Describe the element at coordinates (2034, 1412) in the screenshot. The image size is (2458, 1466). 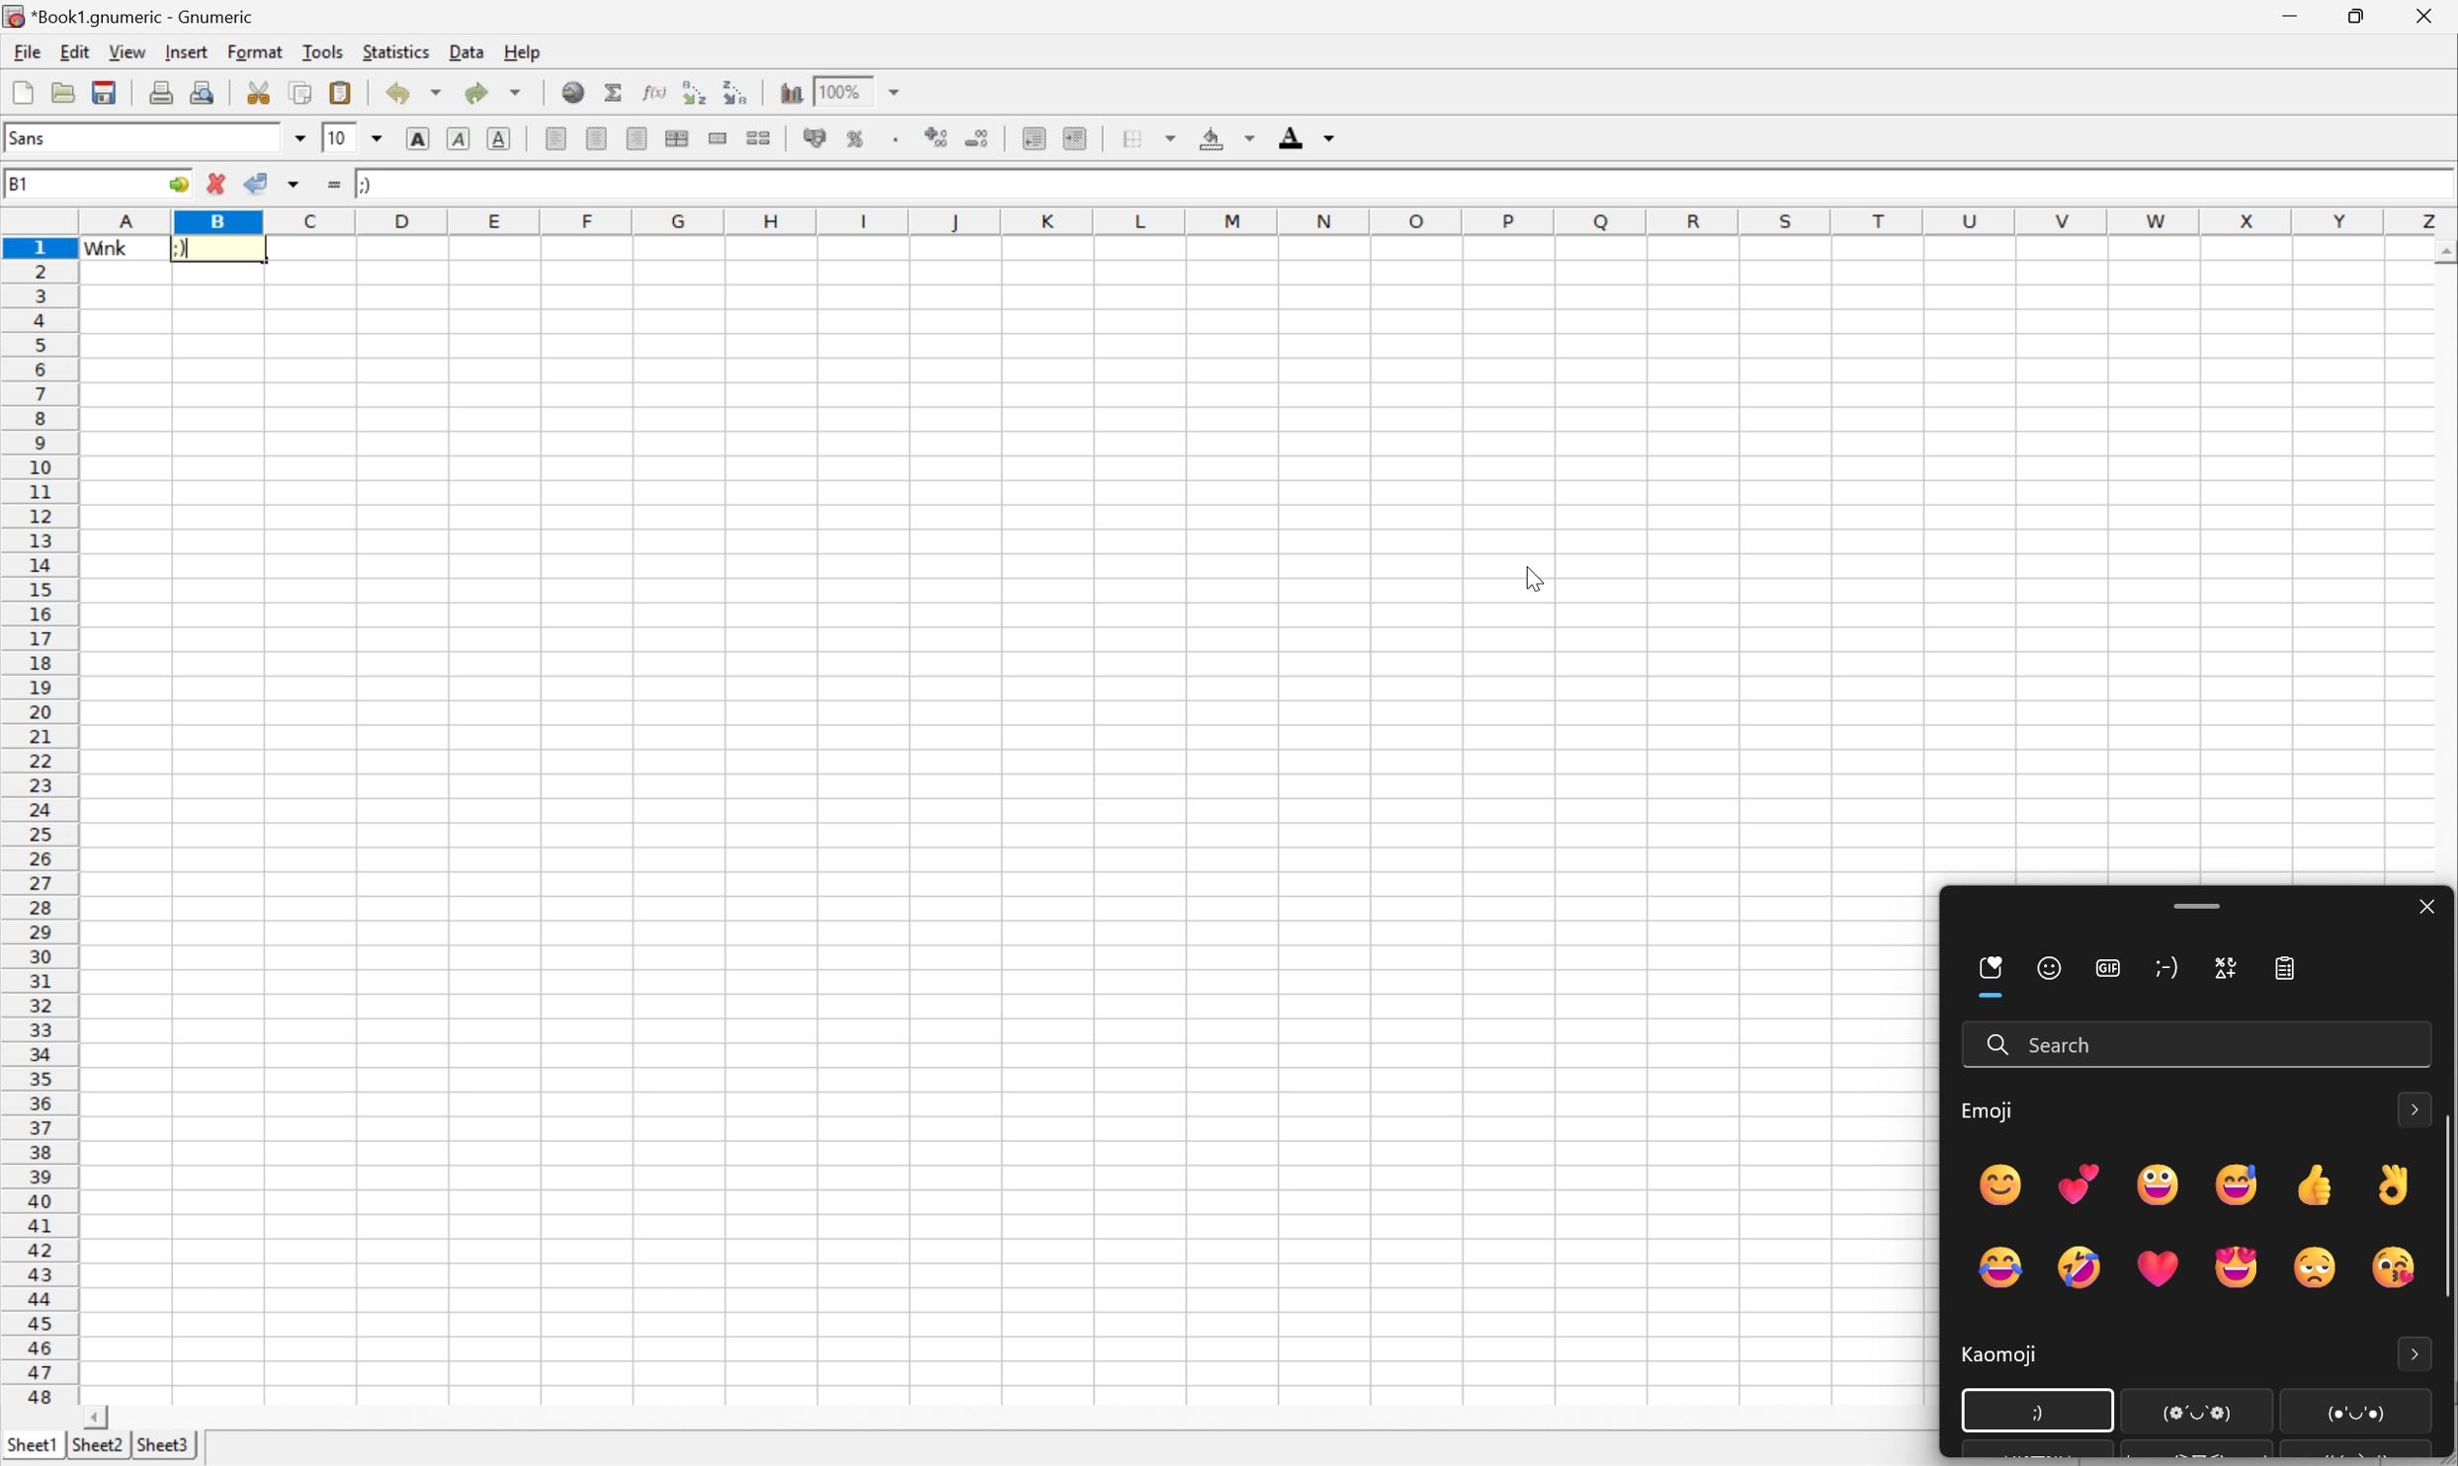
I see `cursor` at that location.